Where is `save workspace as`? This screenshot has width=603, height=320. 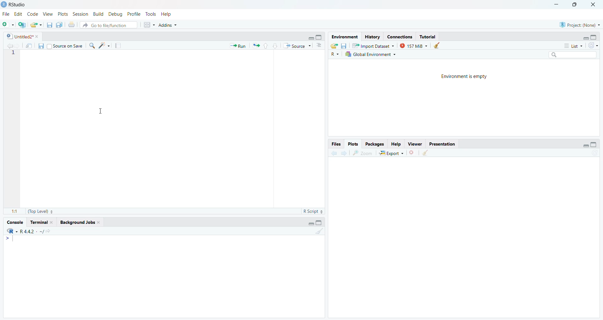 save workspace as is located at coordinates (344, 46).